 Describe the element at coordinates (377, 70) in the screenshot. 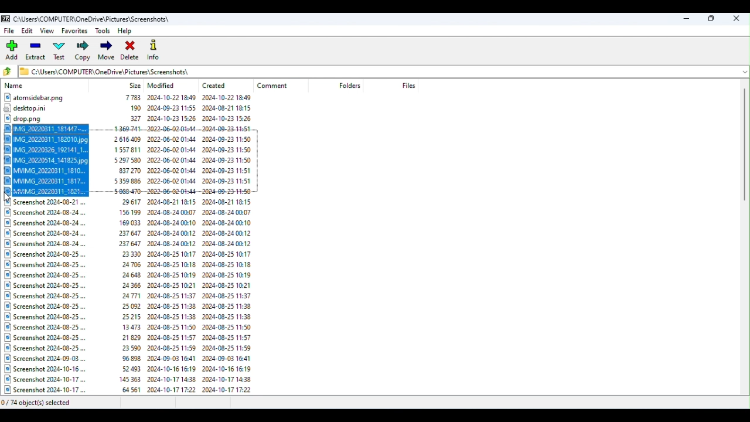

I see `File address bar` at that location.